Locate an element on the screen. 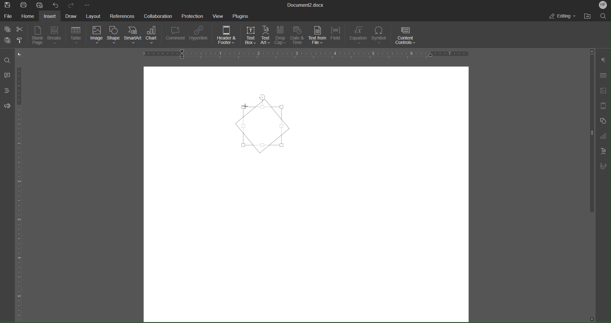  Copy Style is located at coordinates (22, 40).